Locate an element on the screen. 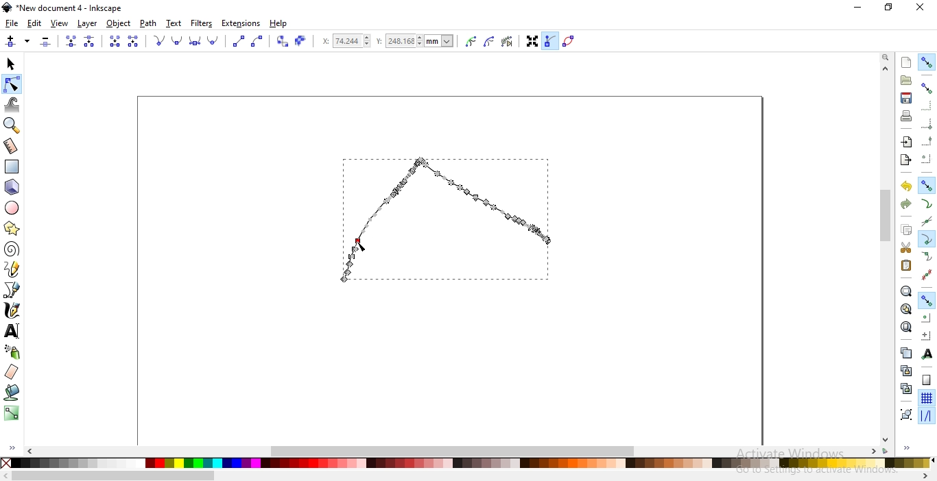 This screenshot has height=481, width=937. open an existing document is located at coordinates (906, 80).